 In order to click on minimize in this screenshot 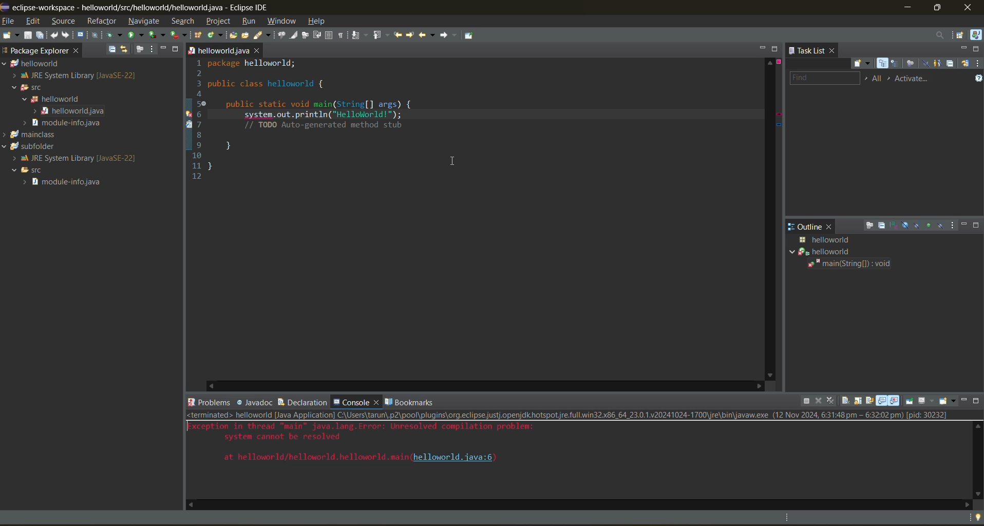, I will do `click(762, 48)`.